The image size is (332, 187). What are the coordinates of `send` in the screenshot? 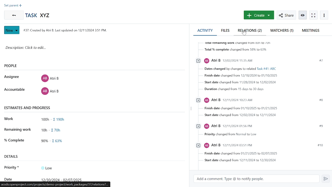 It's located at (326, 179).